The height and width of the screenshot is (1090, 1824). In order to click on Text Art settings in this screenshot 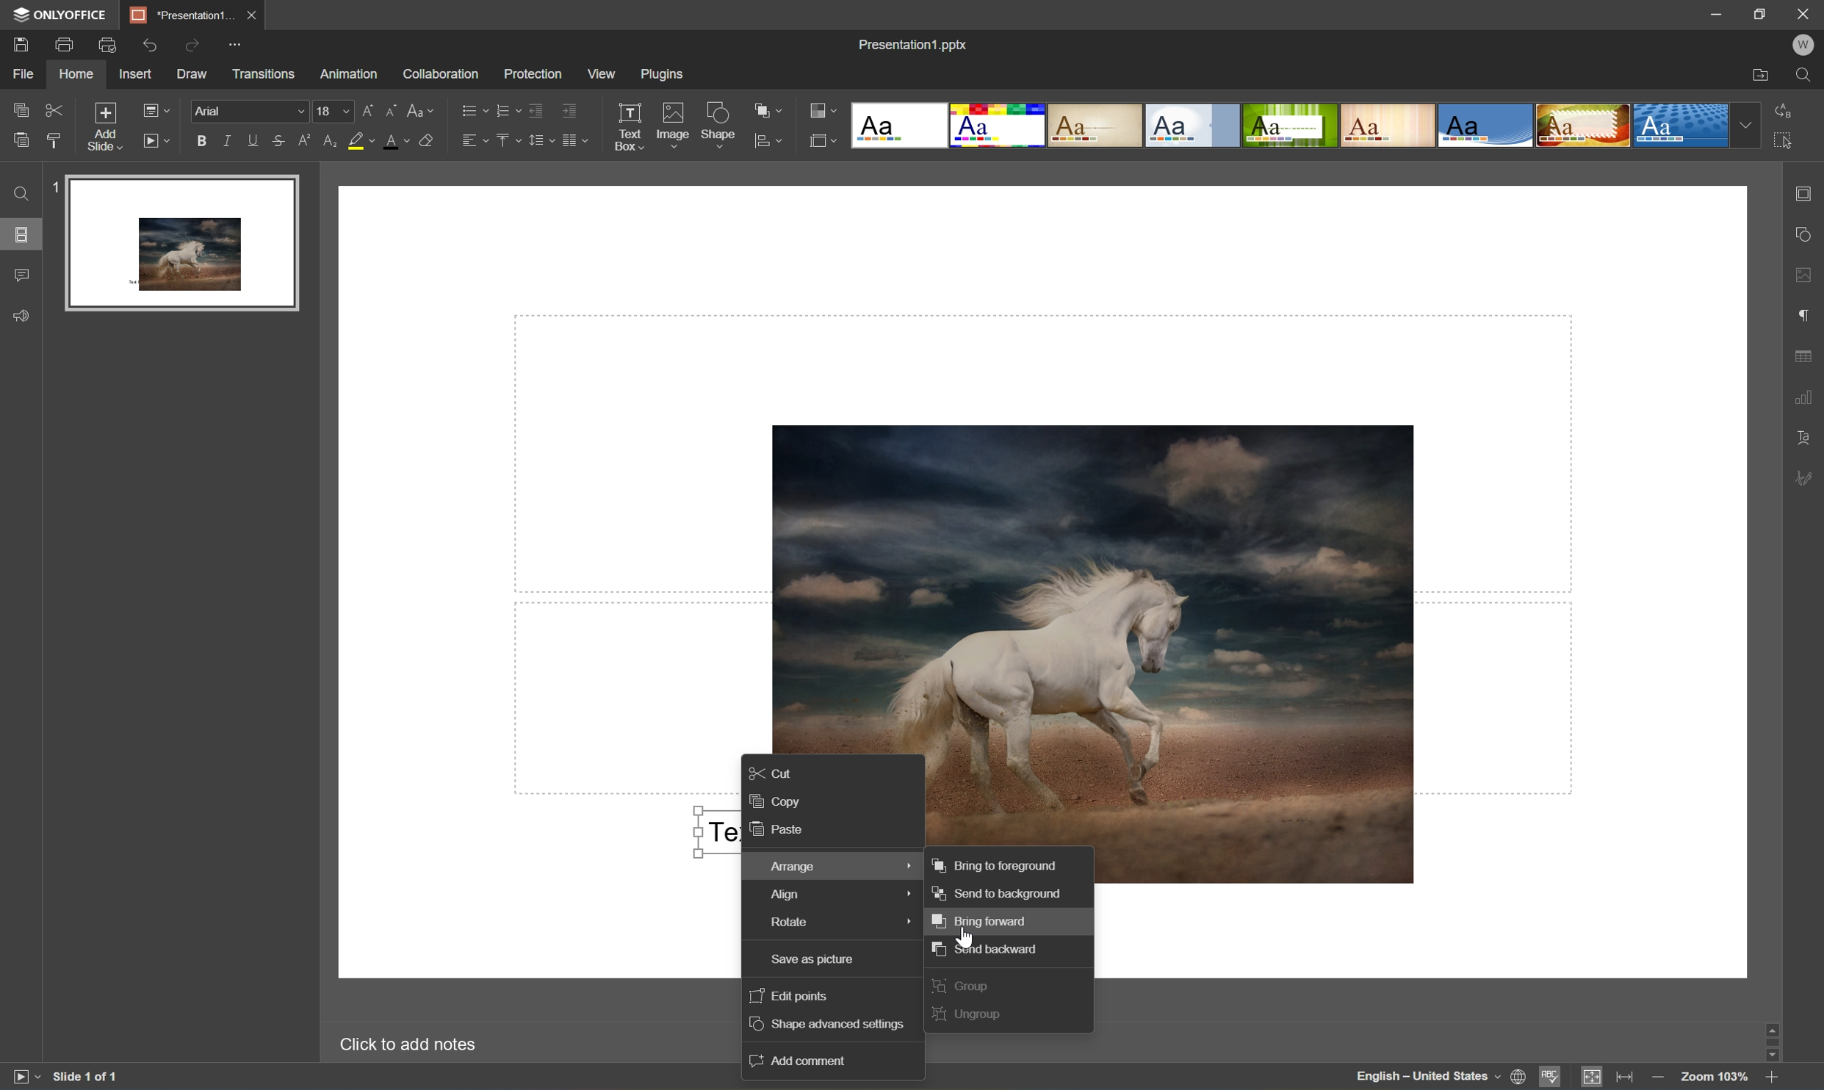, I will do `click(1807, 438)`.